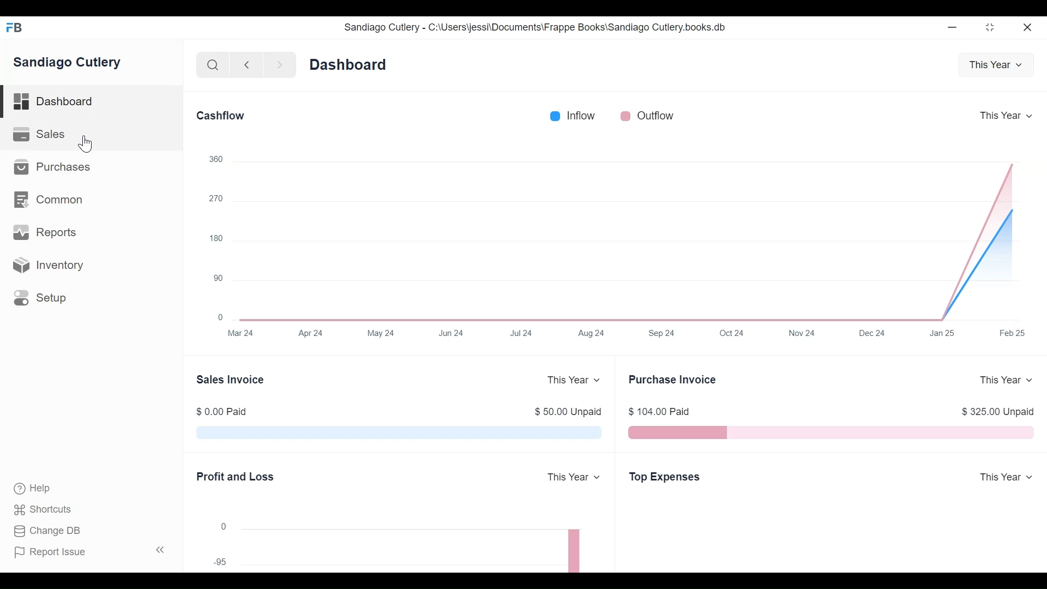  What do you see at coordinates (48, 530) in the screenshot?
I see `Change DB` at bounding box center [48, 530].